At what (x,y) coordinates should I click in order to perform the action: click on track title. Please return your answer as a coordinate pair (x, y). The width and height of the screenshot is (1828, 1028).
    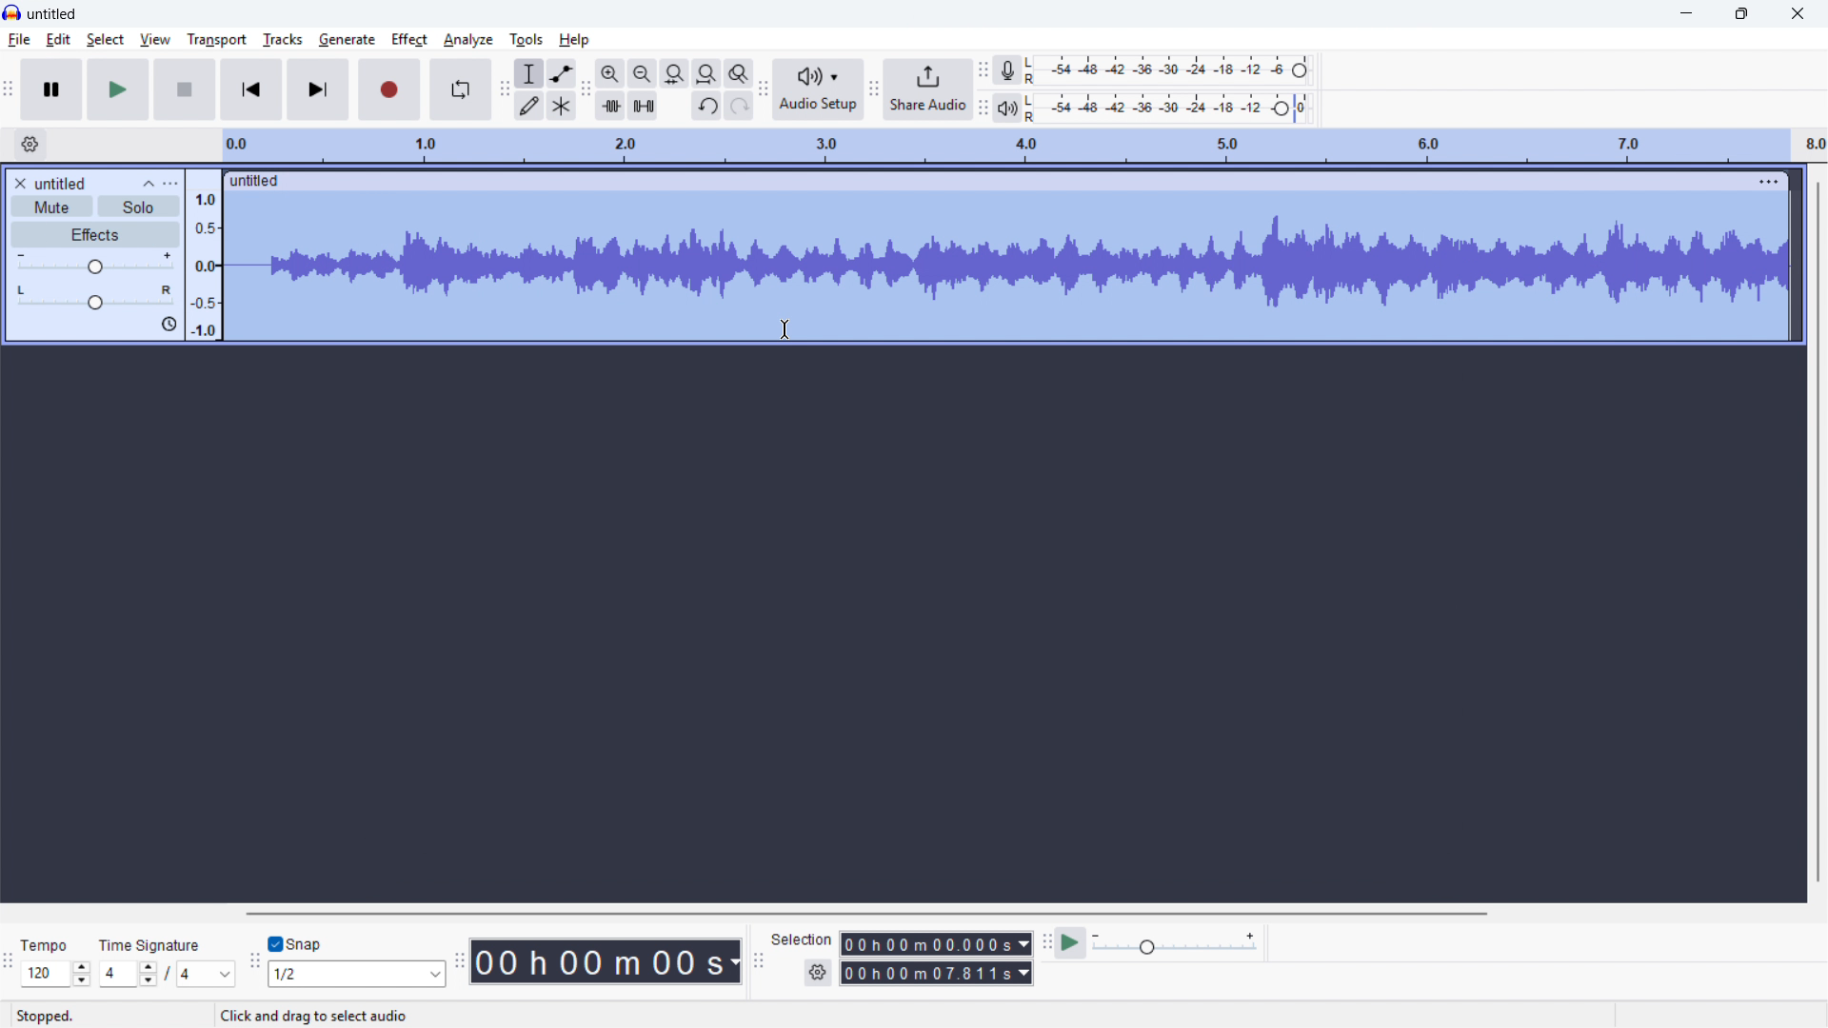
    Looking at the image, I should click on (62, 184).